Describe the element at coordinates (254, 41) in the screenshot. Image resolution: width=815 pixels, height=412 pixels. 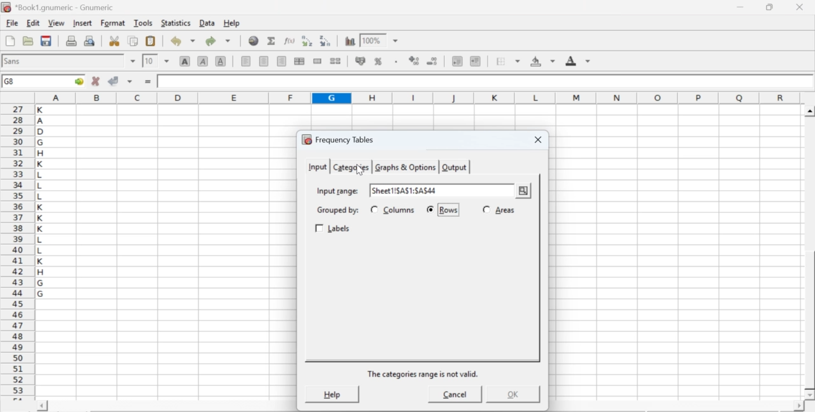
I see `insert hyperlink` at that location.